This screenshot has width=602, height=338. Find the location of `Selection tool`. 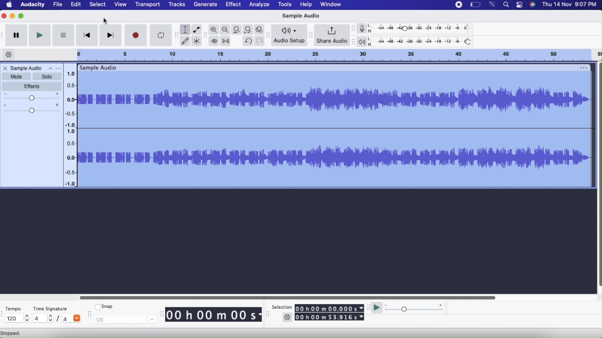

Selection tool is located at coordinates (186, 29).